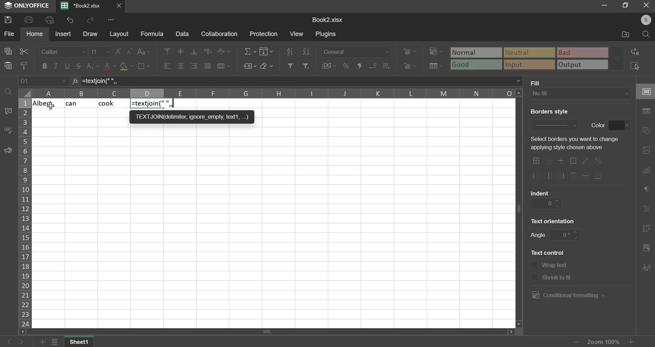  What do you see at coordinates (23, 51) in the screenshot?
I see `cut` at bounding box center [23, 51].